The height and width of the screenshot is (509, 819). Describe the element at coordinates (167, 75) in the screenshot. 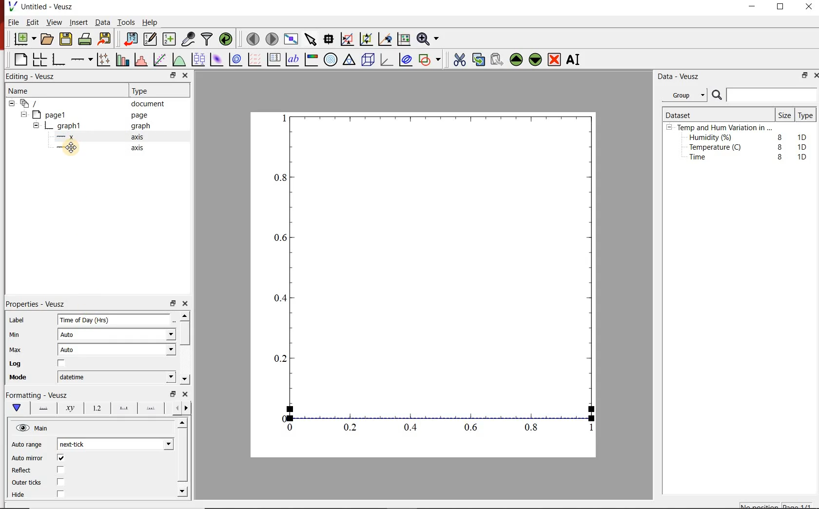

I see `restore down` at that location.